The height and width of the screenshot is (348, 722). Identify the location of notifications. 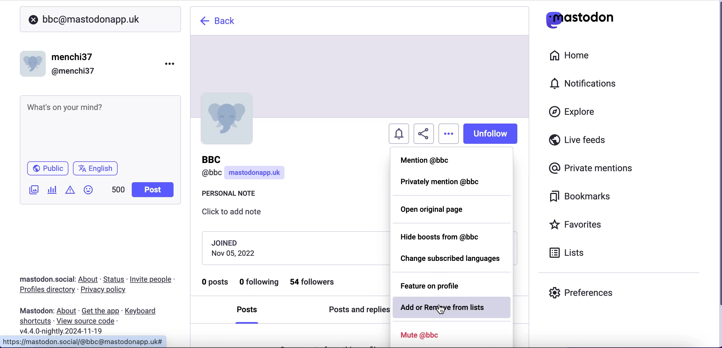
(586, 83).